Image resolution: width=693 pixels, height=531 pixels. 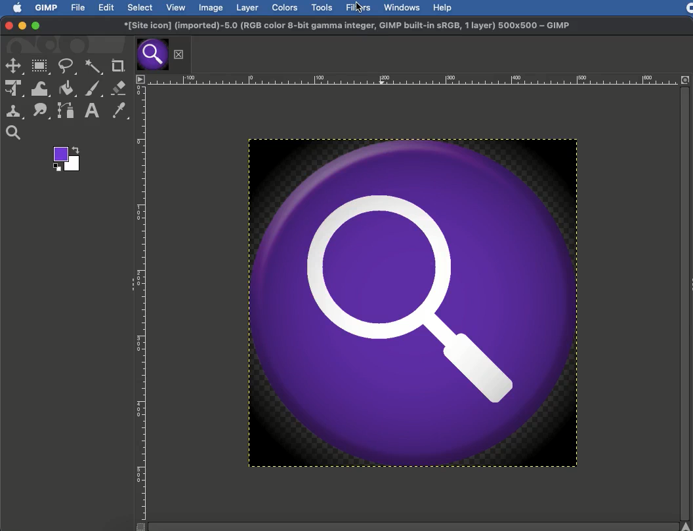 I want to click on Maximize, so click(x=35, y=26).